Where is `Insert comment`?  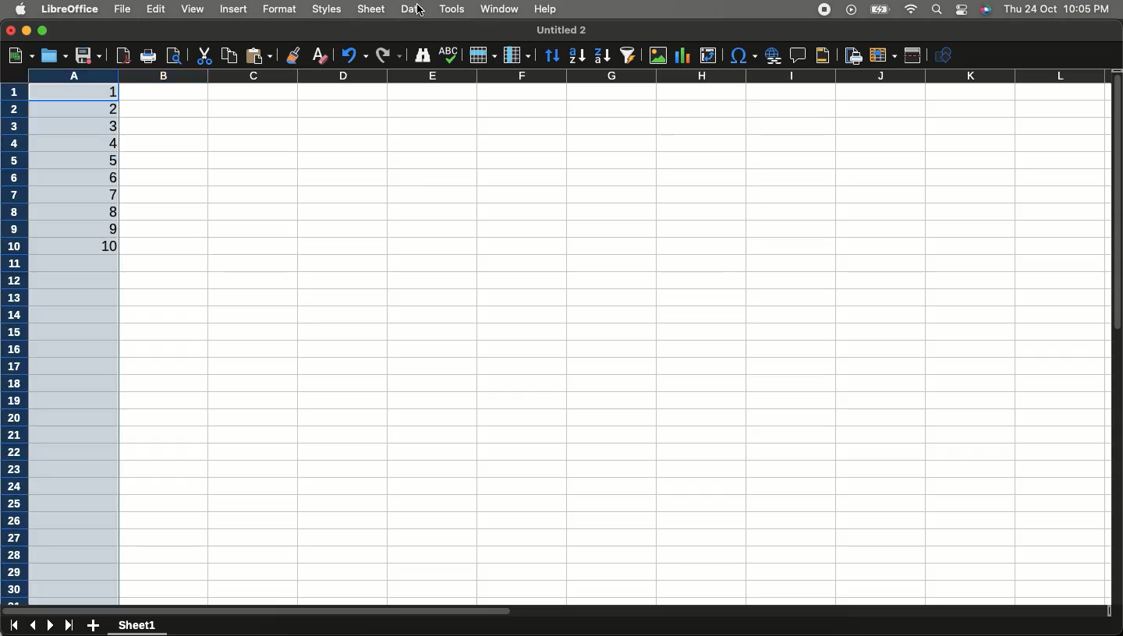
Insert comment is located at coordinates (795, 55).